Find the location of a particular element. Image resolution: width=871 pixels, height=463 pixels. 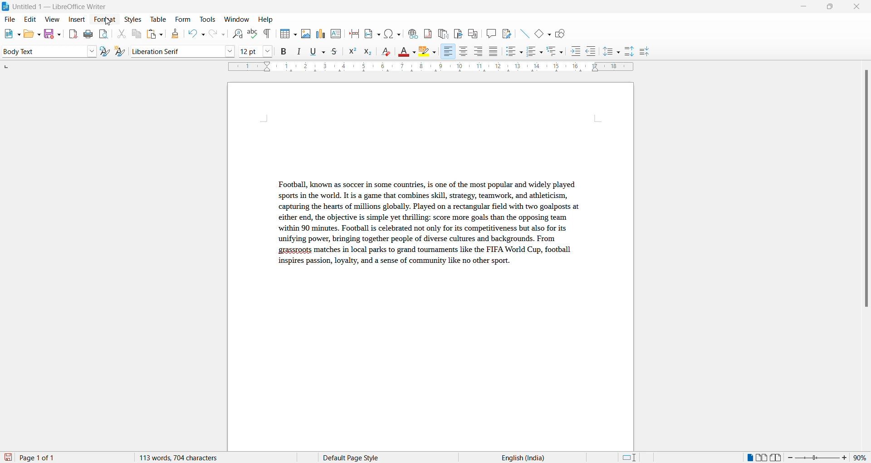

increase indent is located at coordinates (578, 52).